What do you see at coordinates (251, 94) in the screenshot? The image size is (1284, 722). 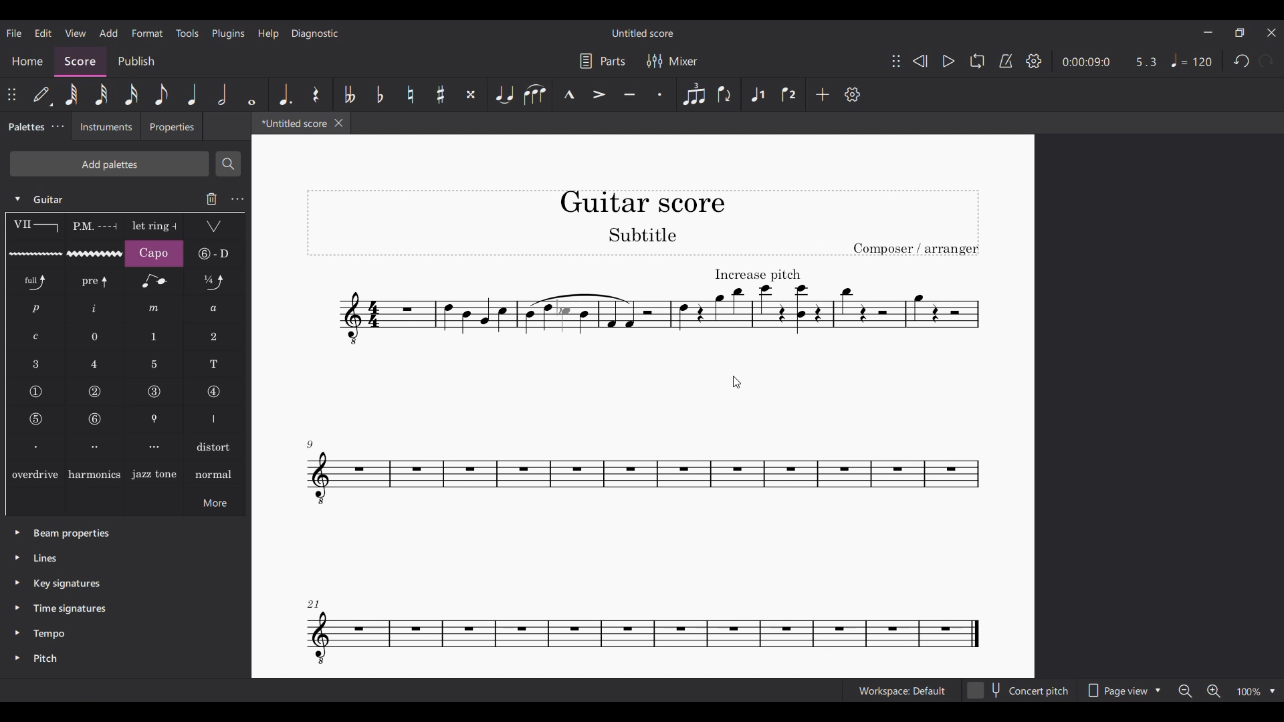 I see `Whole note` at bounding box center [251, 94].